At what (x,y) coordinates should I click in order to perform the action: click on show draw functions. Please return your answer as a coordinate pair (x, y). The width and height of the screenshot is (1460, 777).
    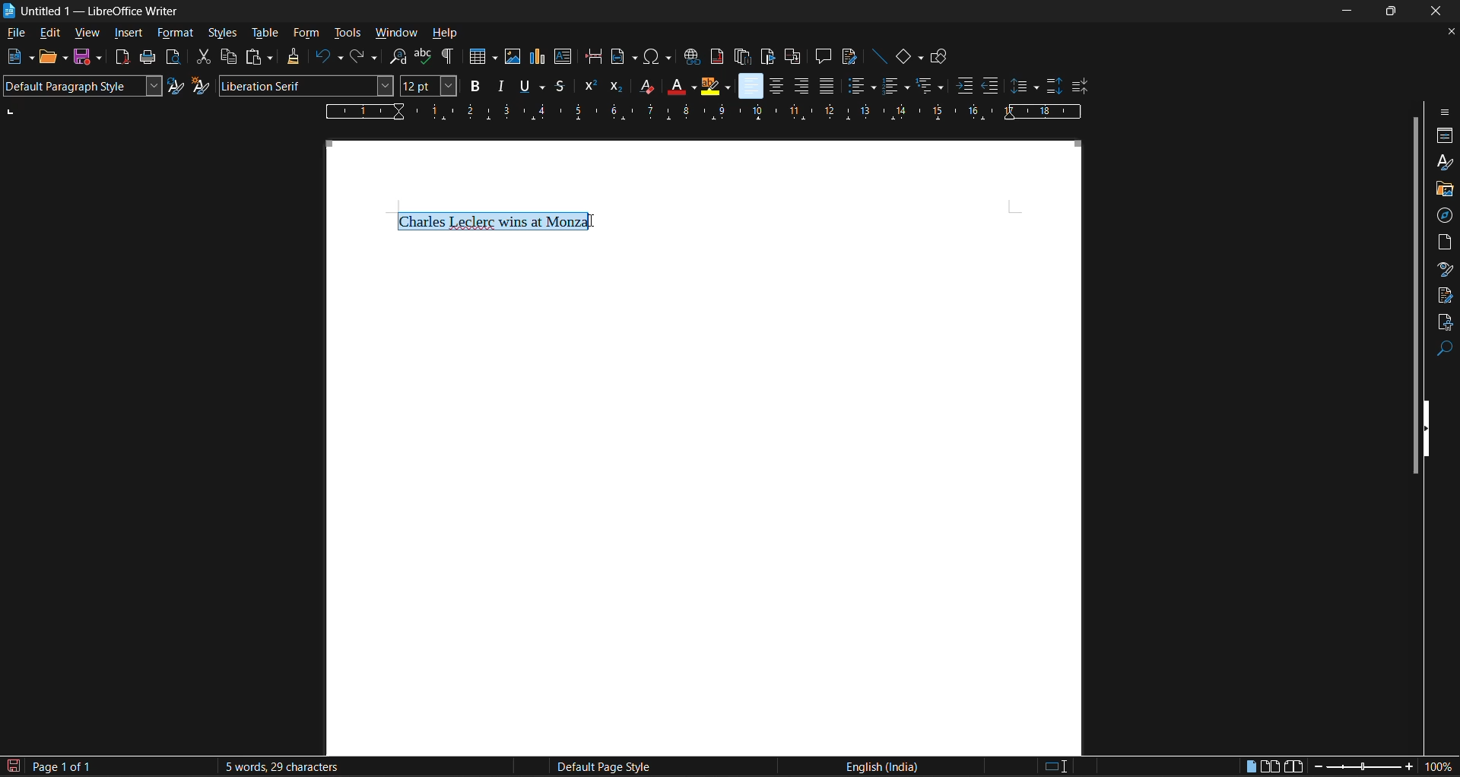
    Looking at the image, I should click on (941, 58).